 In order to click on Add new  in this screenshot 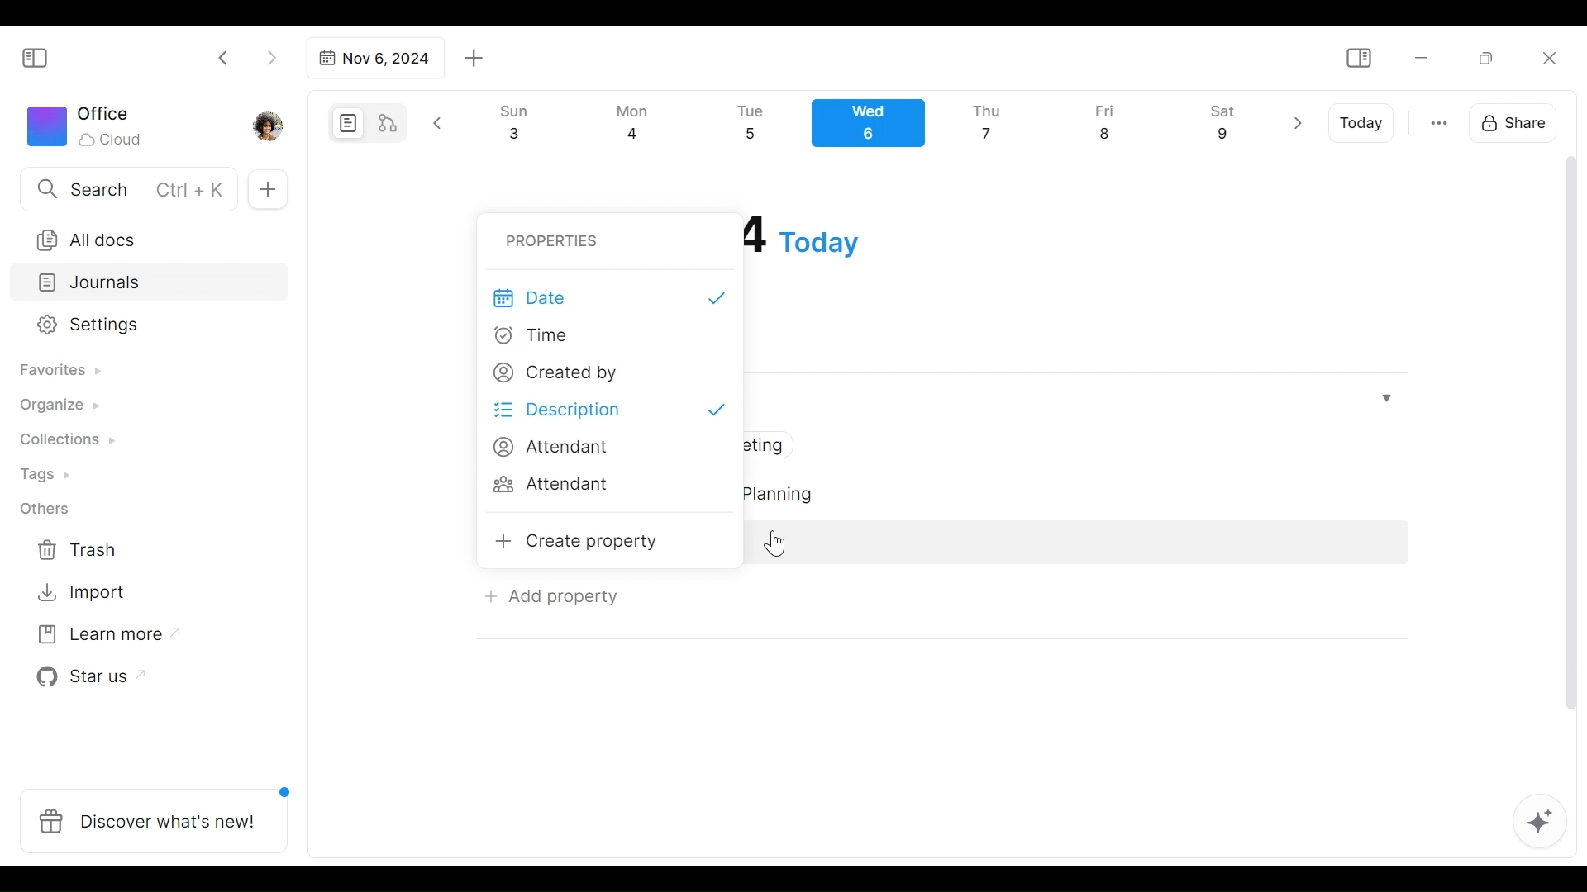, I will do `click(266, 190)`.